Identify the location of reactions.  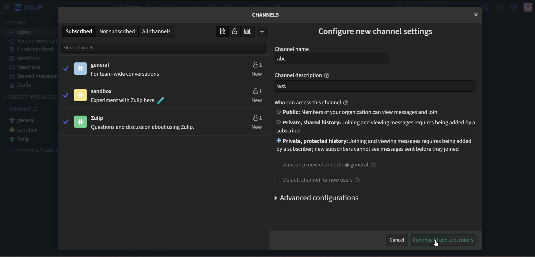
(26, 67).